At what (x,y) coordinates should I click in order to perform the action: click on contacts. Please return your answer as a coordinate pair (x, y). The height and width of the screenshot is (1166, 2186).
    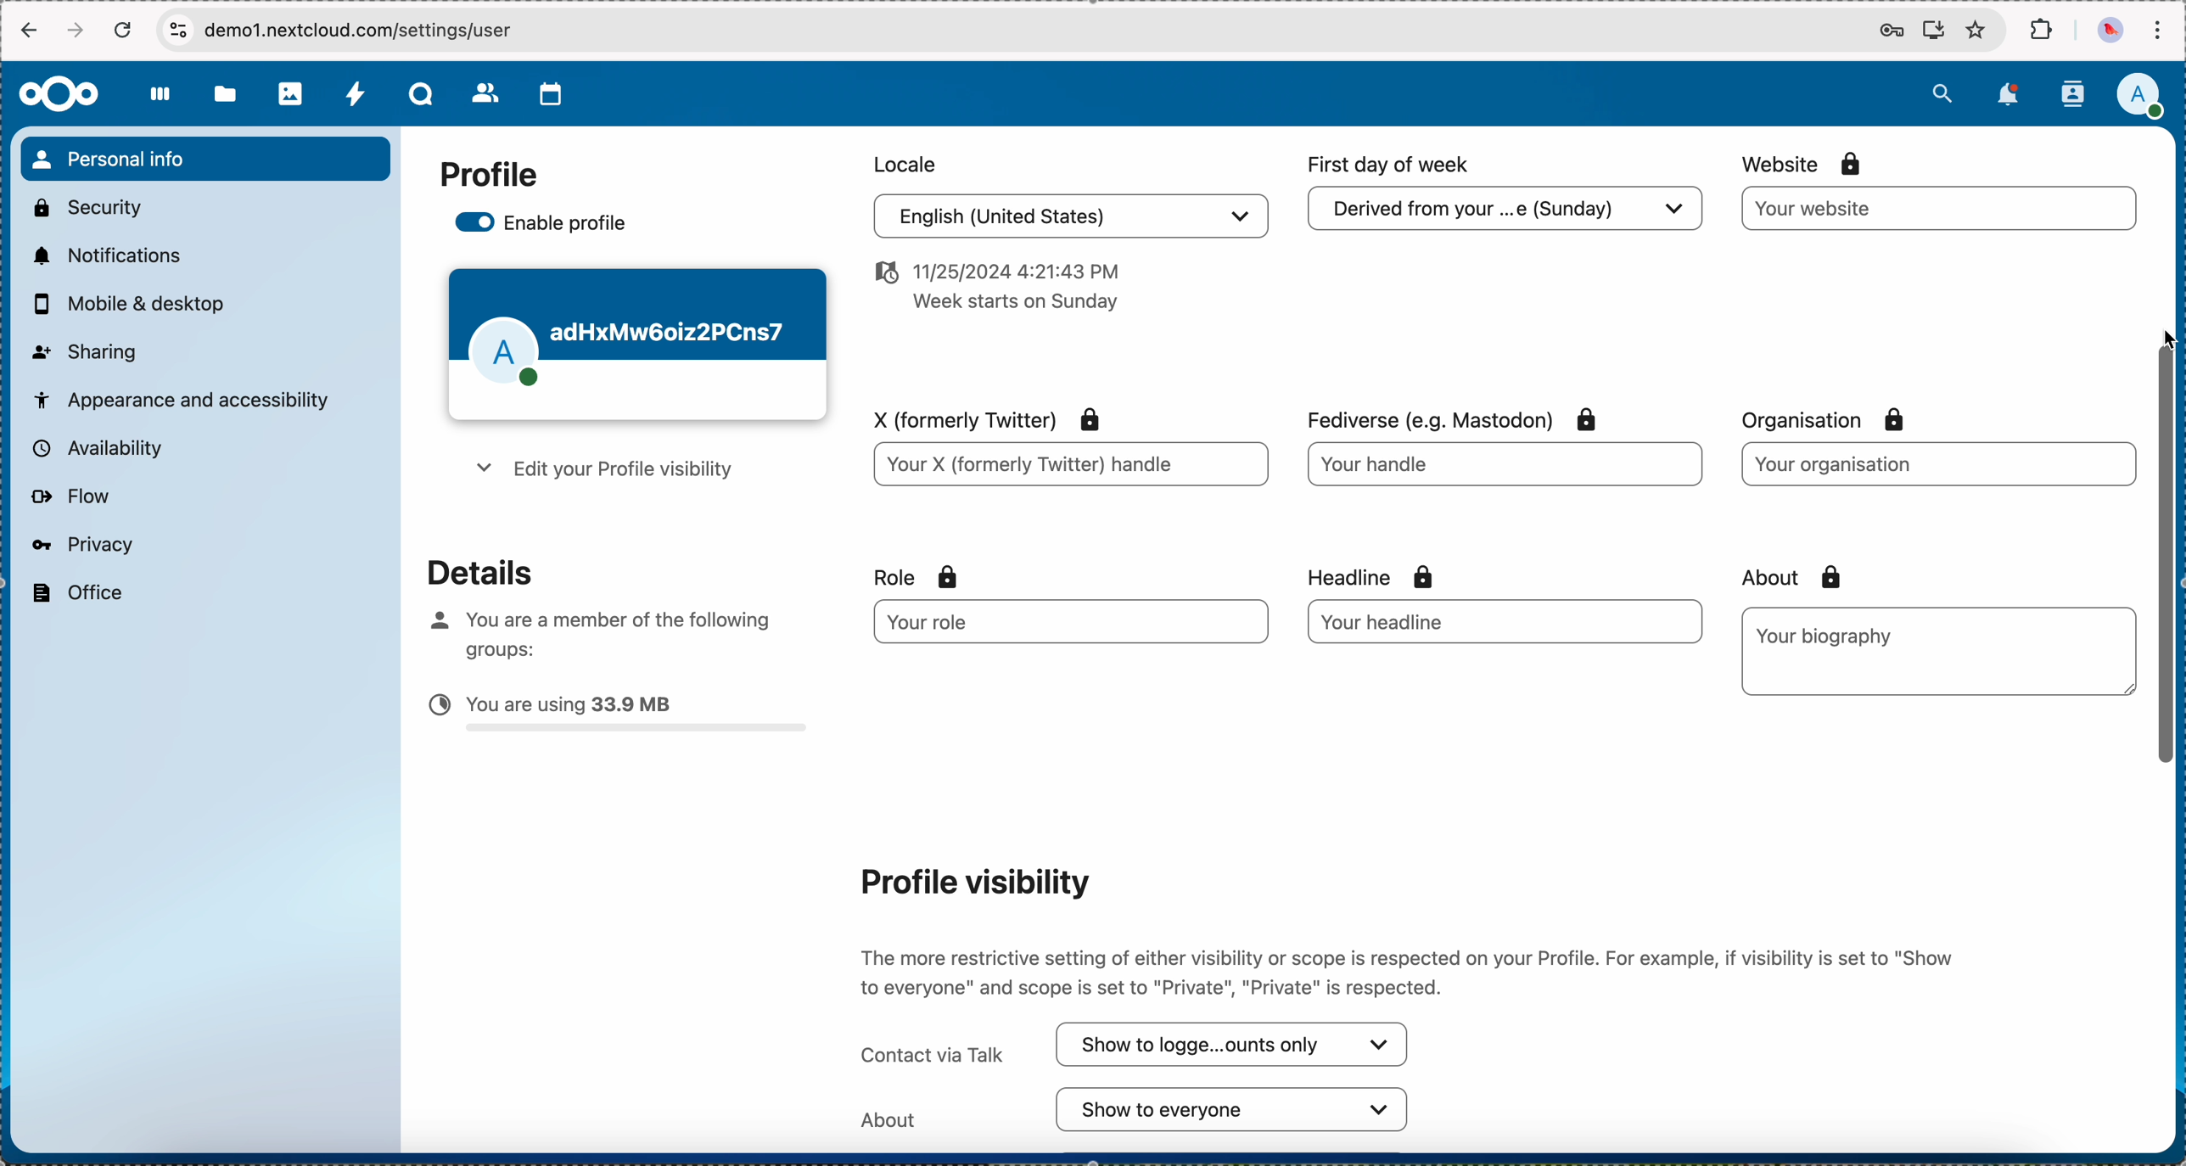
    Looking at the image, I should click on (2071, 94).